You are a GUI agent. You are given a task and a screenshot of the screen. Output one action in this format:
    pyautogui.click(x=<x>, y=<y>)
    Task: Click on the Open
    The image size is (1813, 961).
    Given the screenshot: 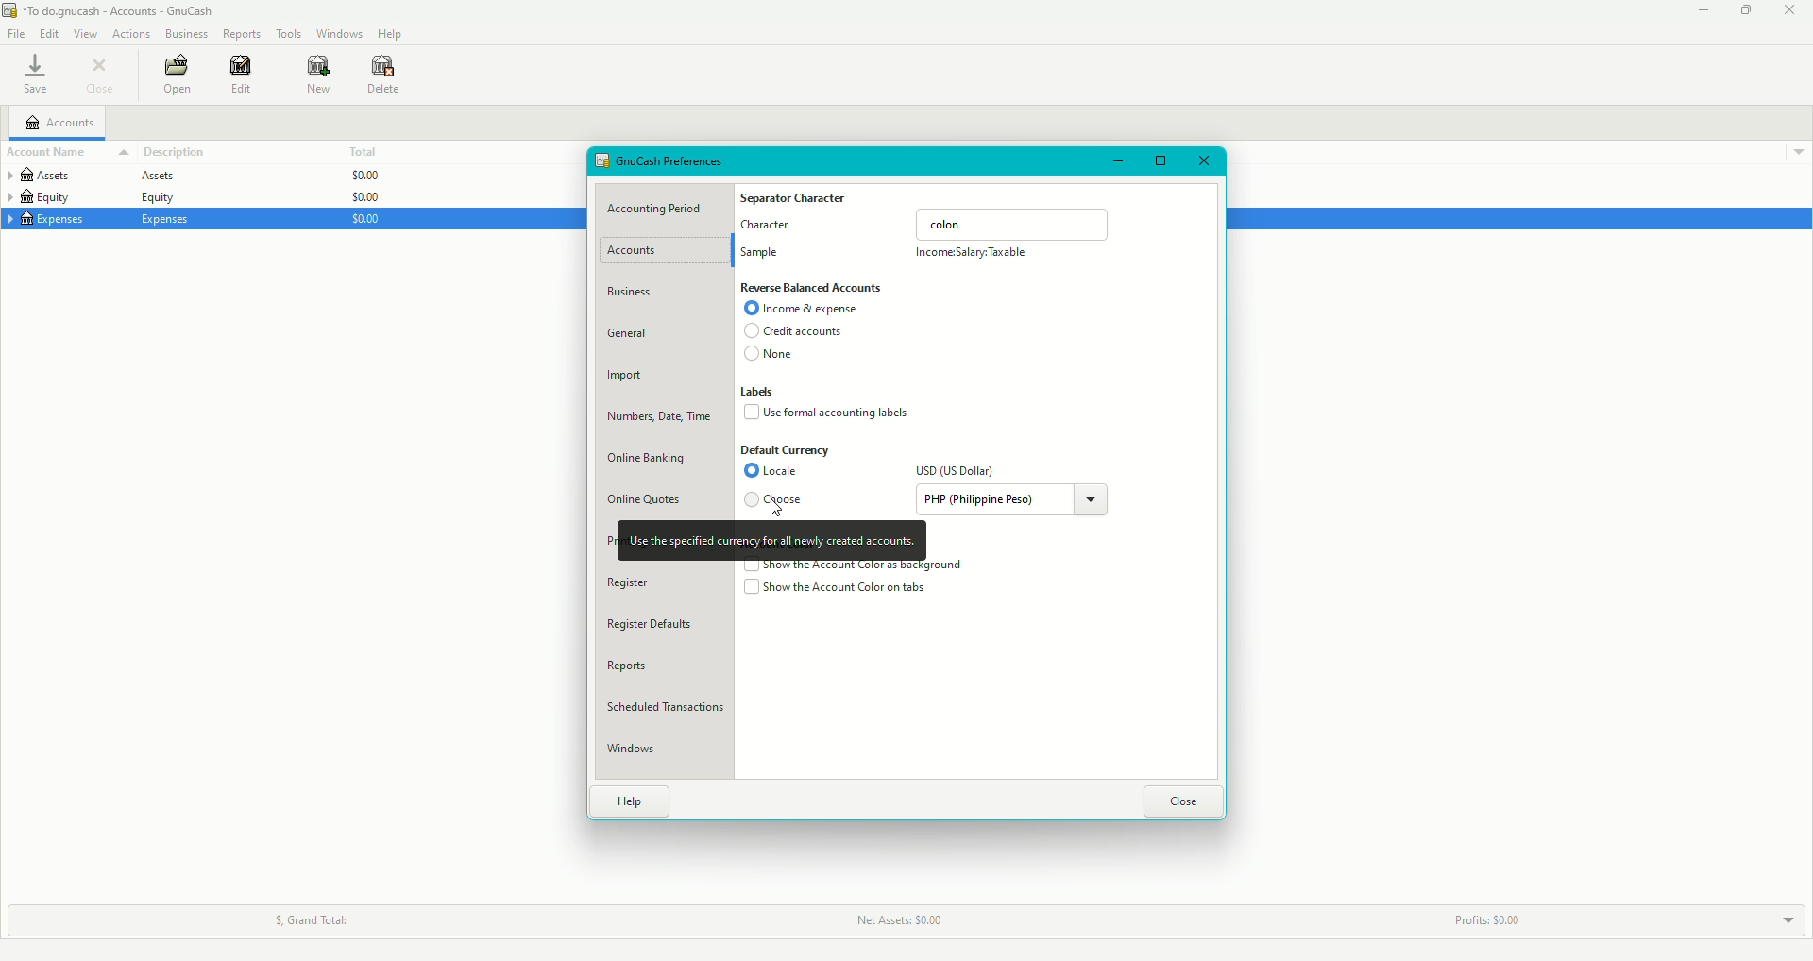 What is the action you would take?
    pyautogui.click(x=178, y=73)
    